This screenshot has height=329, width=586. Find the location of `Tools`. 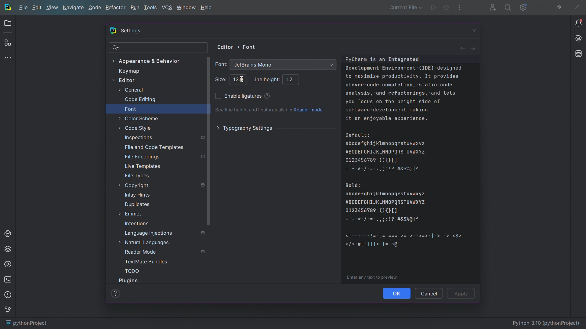

Tools is located at coordinates (151, 8).